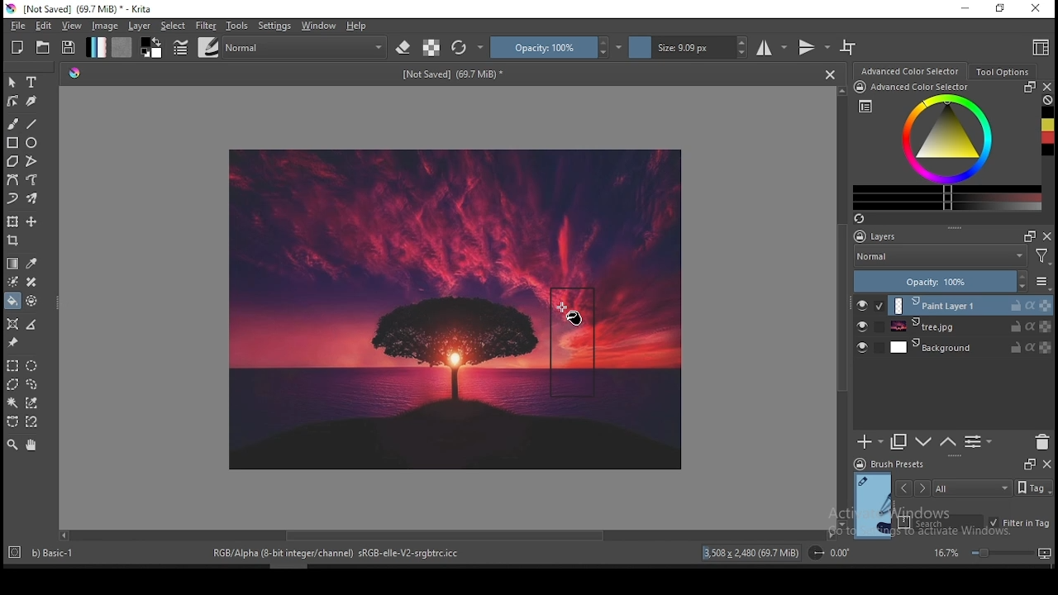  I want to click on tool options, so click(1001, 71).